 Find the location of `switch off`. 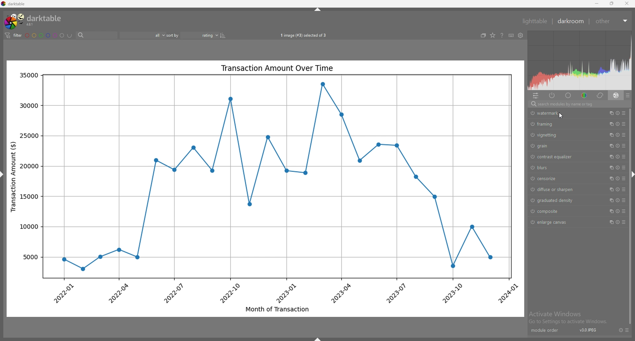

switch off is located at coordinates (532, 124).